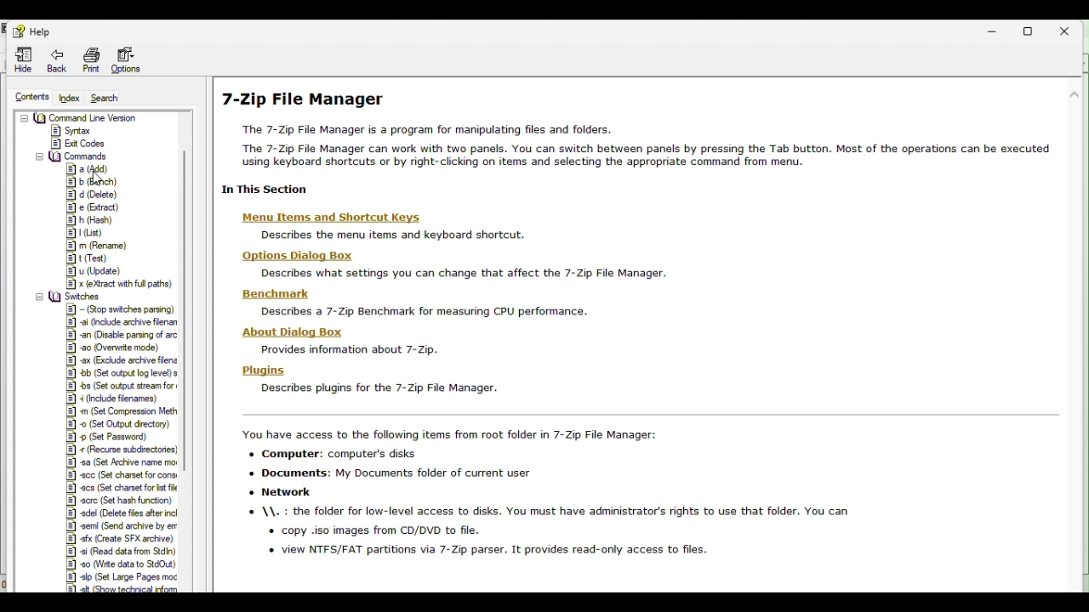  Describe the element at coordinates (123, 373) in the screenshot. I see `-bb` at that location.